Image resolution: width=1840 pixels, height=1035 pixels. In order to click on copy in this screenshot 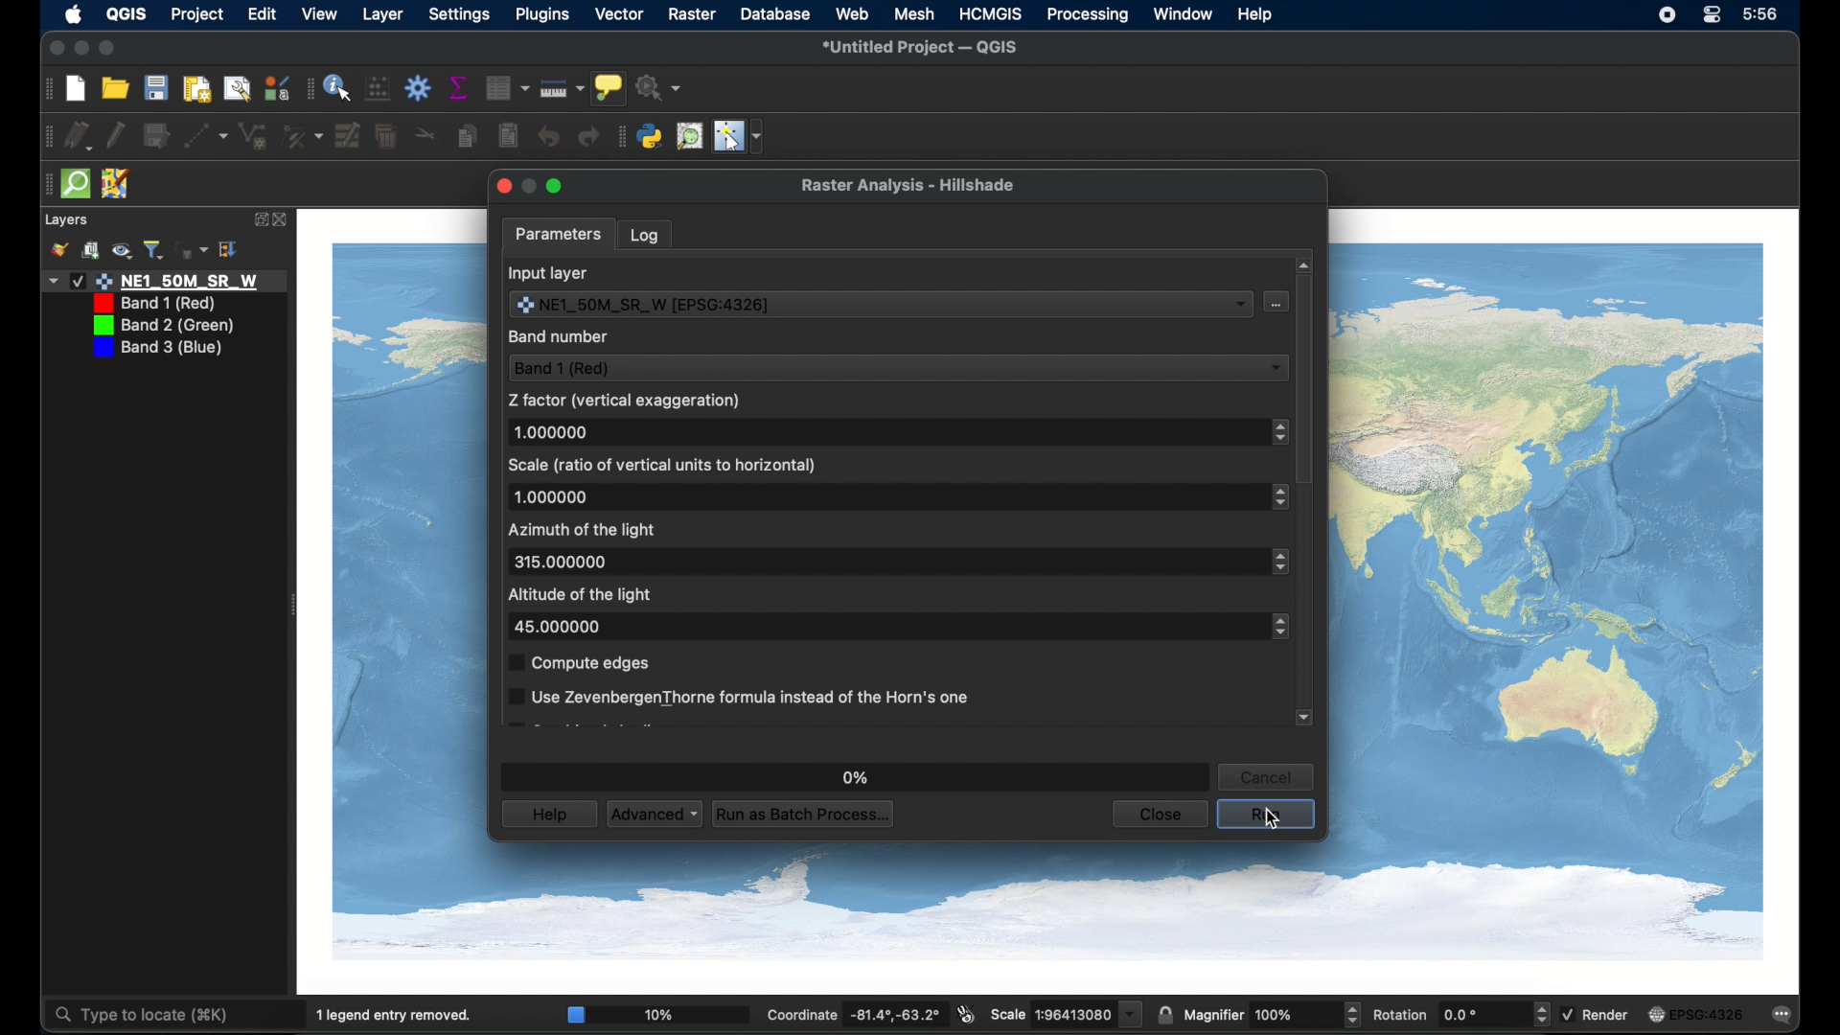, I will do `click(466, 136)`.